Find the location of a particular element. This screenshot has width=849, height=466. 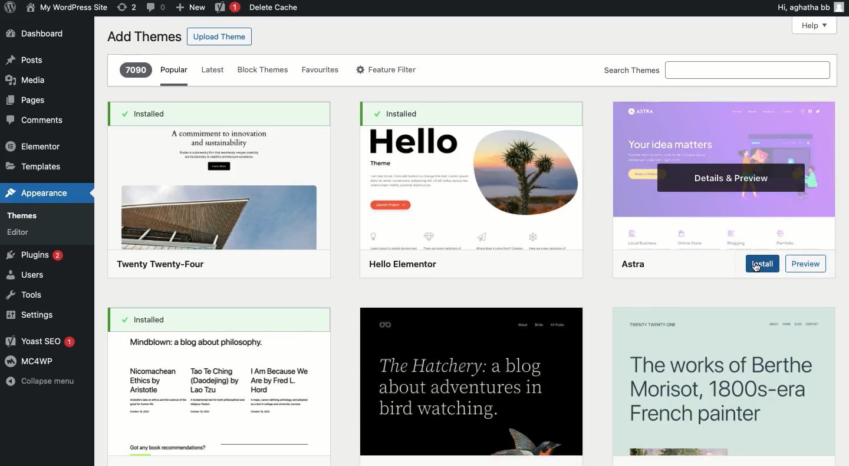

Settings is located at coordinates (30, 316).